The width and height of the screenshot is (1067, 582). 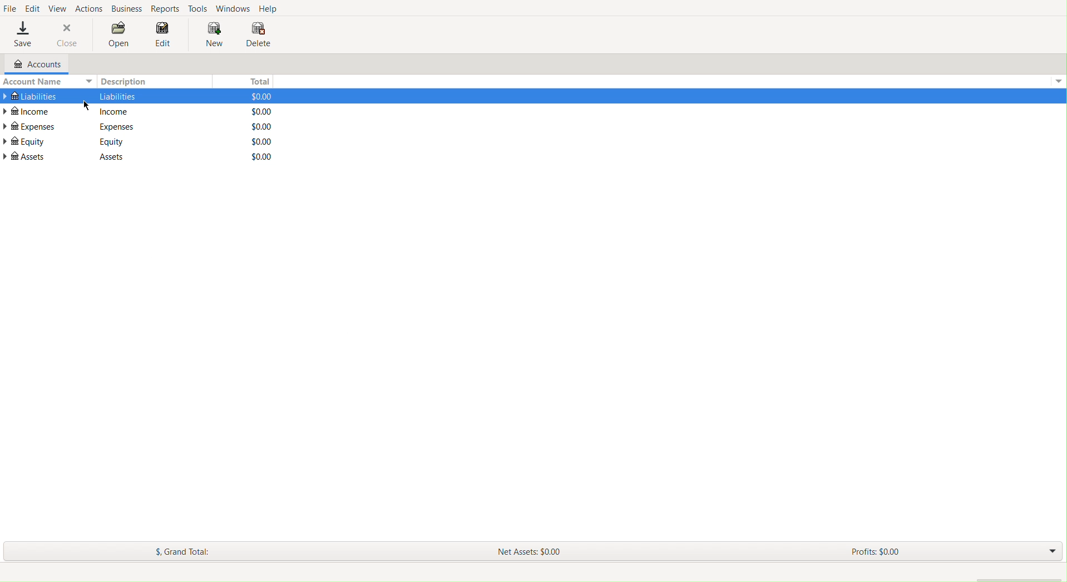 What do you see at coordinates (23, 35) in the screenshot?
I see `Save` at bounding box center [23, 35].